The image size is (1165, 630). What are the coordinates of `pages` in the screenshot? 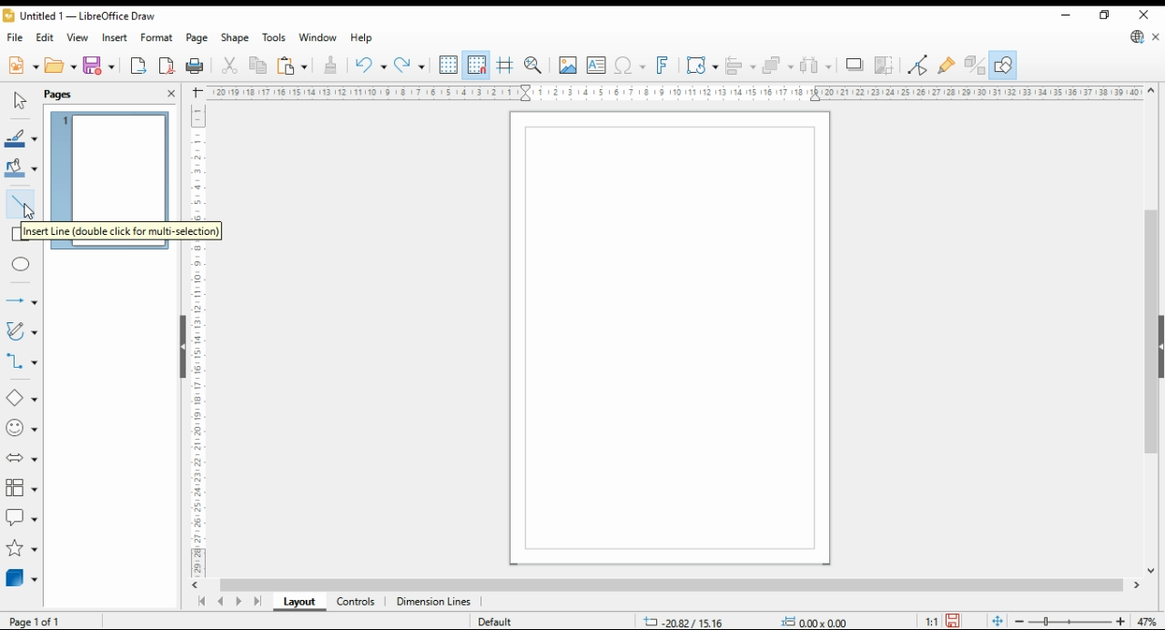 It's located at (66, 94).